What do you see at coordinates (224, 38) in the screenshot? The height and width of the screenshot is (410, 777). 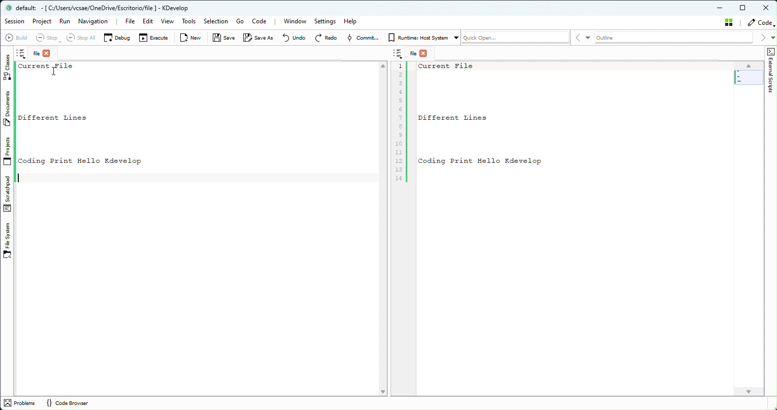 I see `Save` at bounding box center [224, 38].